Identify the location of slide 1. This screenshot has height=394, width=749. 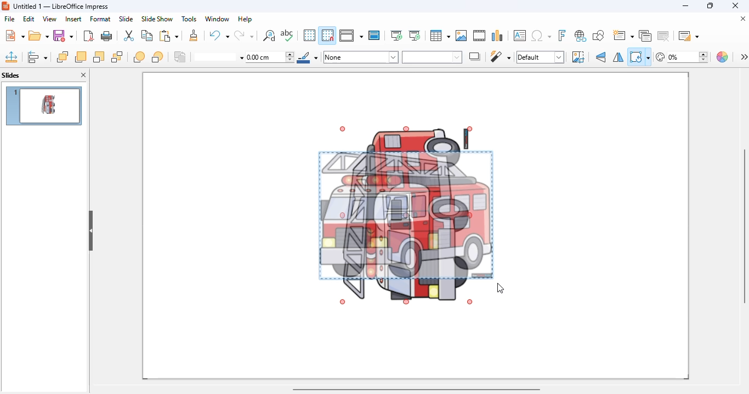
(43, 106).